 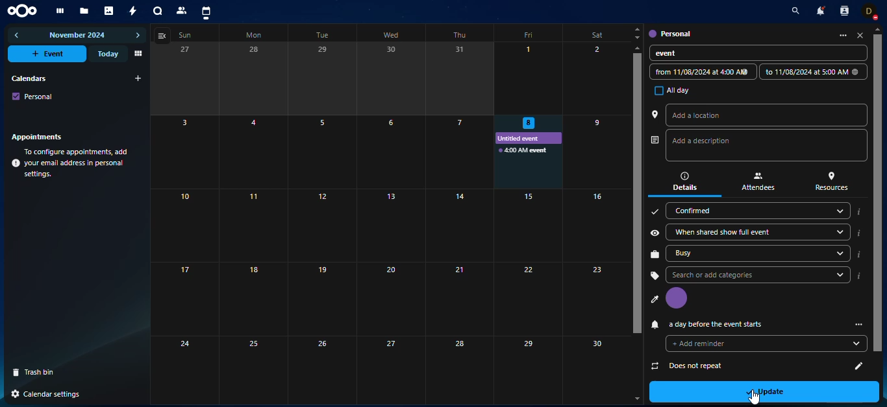 What do you see at coordinates (758, 181) in the screenshot?
I see `attendees` at bounding box center [758, 181].